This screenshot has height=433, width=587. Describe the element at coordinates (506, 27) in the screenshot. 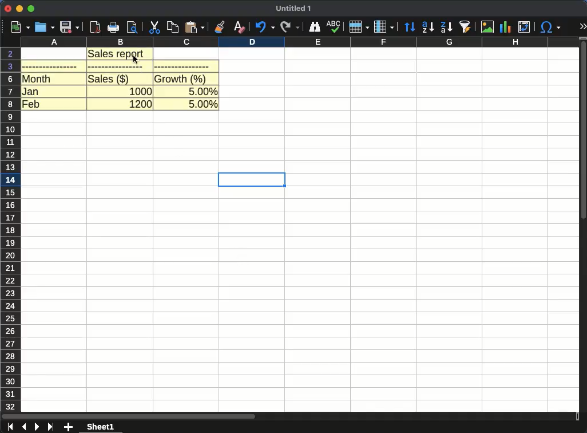

I see `chart` at that location.